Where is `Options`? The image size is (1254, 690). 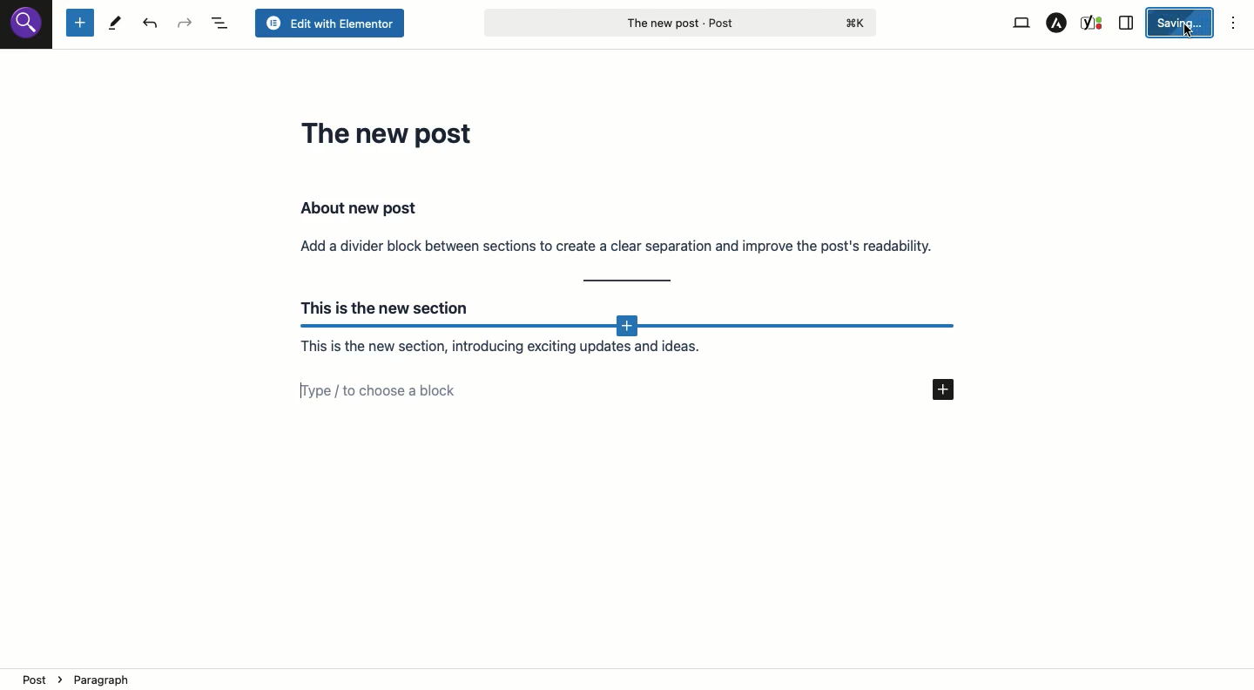 Options is located at coordinates (1233, 24).